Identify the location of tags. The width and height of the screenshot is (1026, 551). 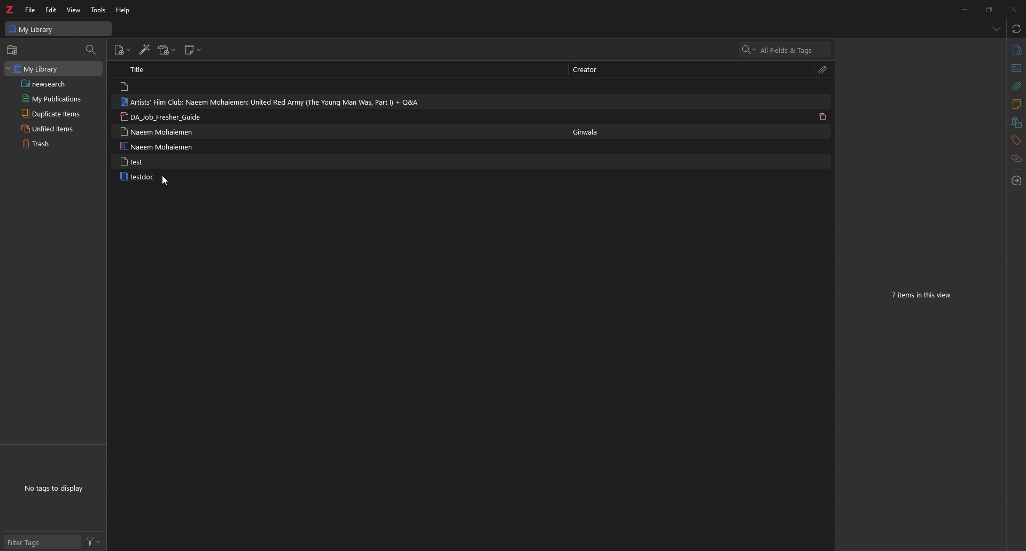
(1016, 140).